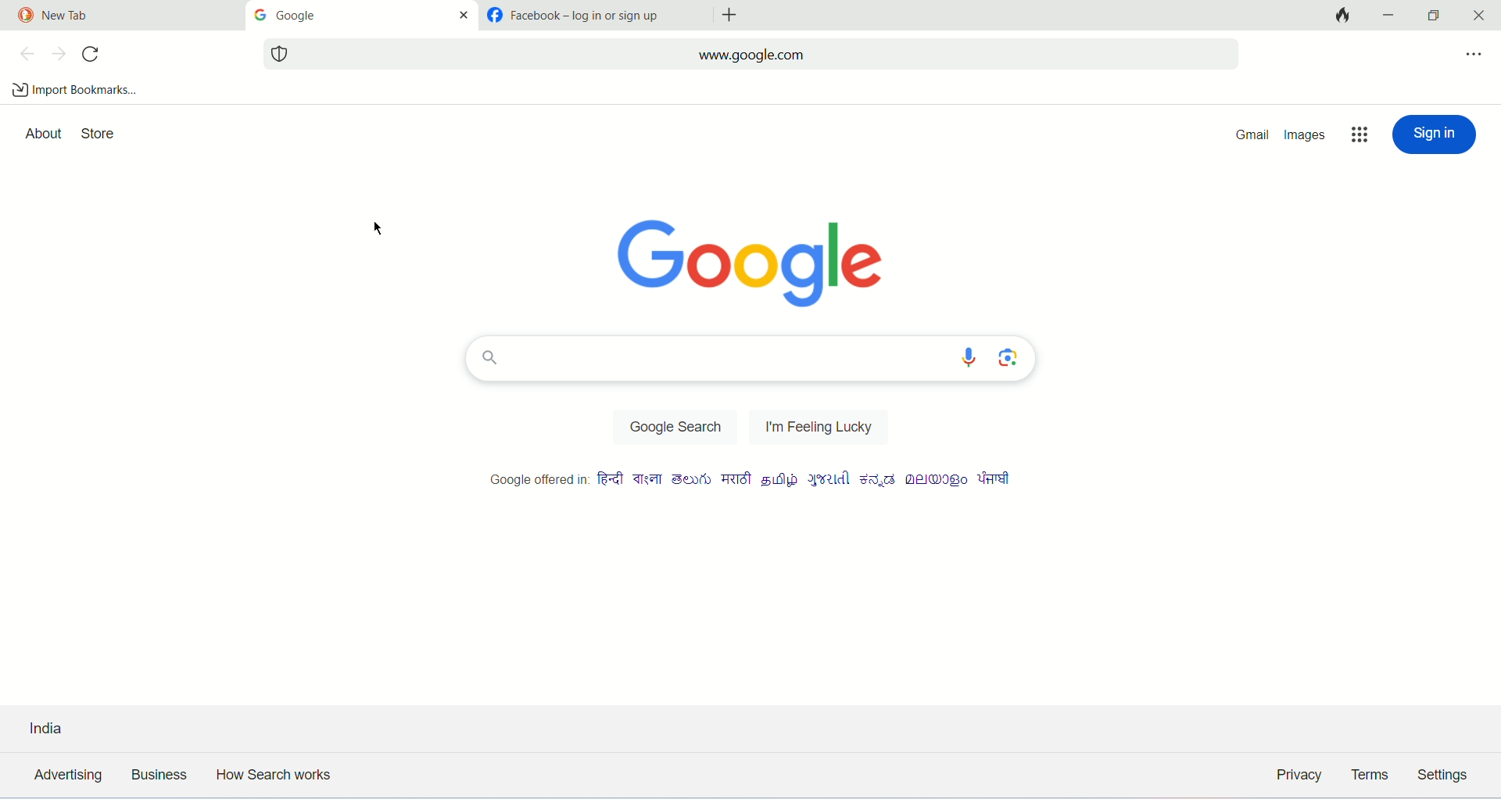 The height and width of the screenshot is (799, 1501). Describe the element at coordinates (1434, 134) in the screenshot. I see `sign in` at that location.